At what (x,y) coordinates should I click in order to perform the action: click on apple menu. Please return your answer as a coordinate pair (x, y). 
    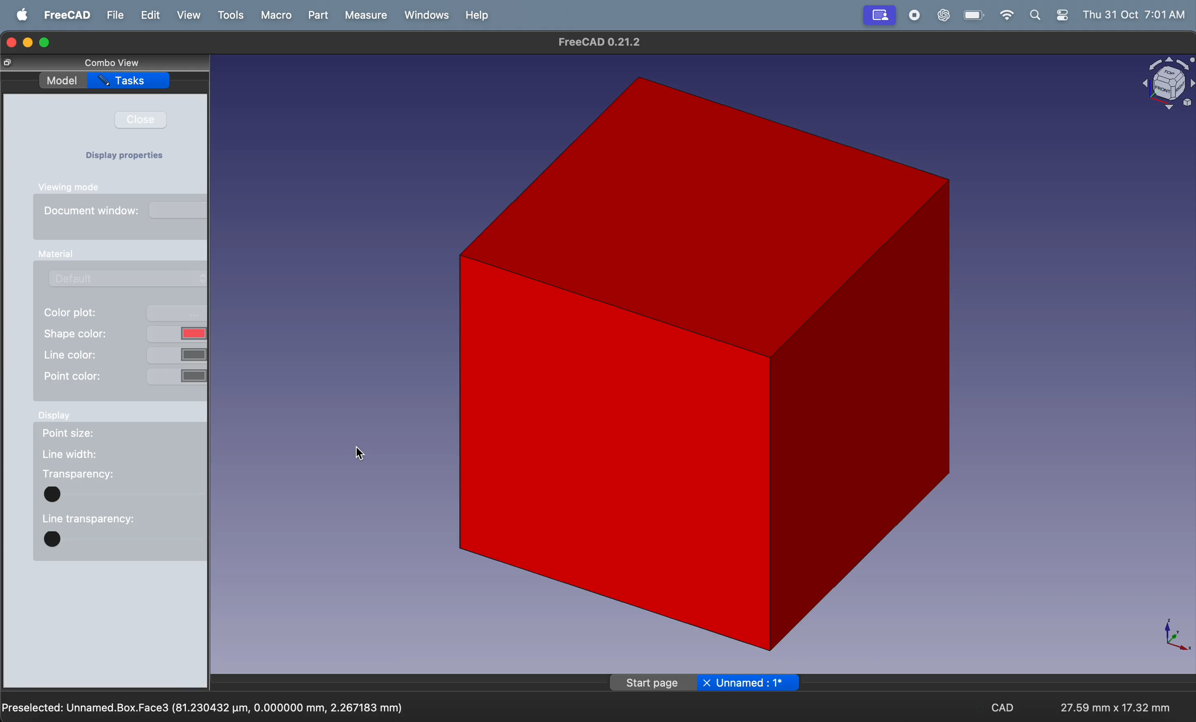
    Looking at the image, I should click on (22, 15).